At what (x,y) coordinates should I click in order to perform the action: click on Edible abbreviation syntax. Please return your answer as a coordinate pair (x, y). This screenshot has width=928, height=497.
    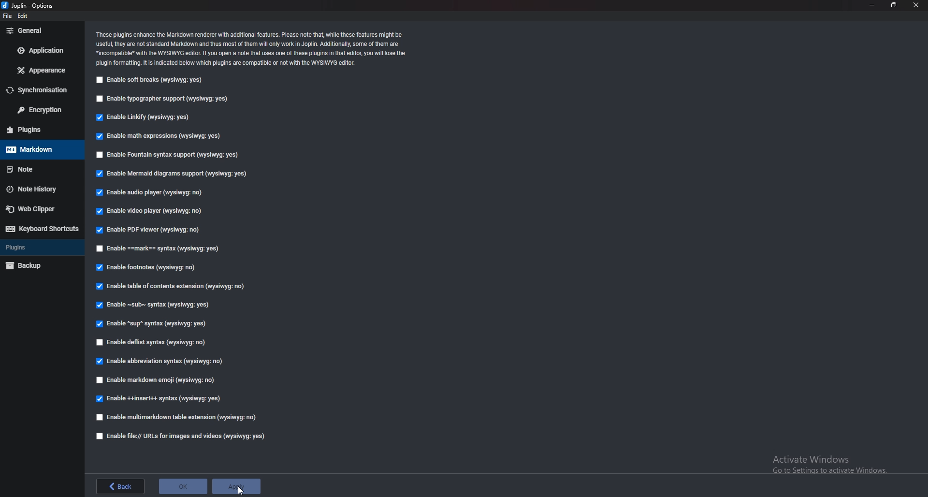
    Looking at the image, I should click on (168, 360).